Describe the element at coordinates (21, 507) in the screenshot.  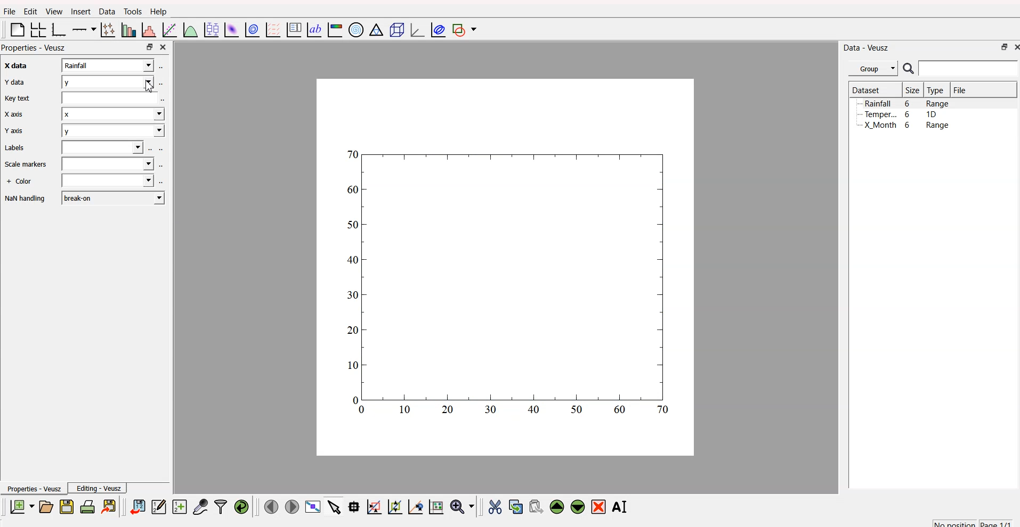
I see `new document` at that location.